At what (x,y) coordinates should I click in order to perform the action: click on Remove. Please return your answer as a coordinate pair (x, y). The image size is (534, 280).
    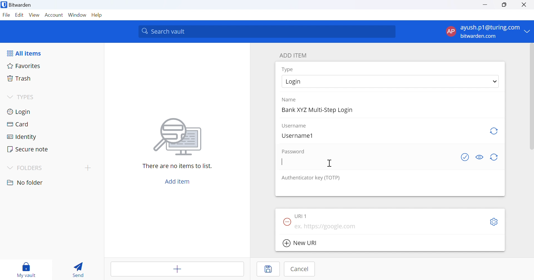
    Looking at the image, I should click on (286, 221).